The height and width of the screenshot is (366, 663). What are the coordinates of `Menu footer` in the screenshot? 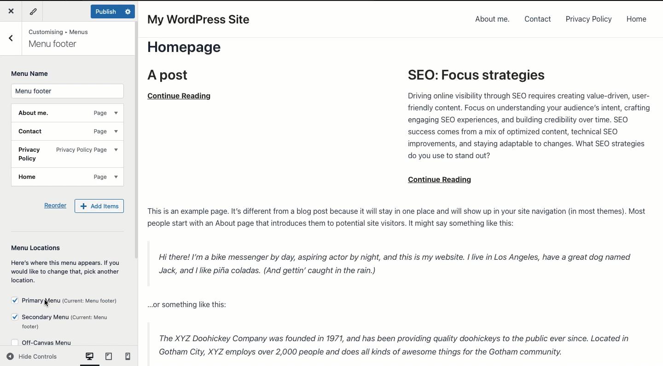 It's located at (67, 91).